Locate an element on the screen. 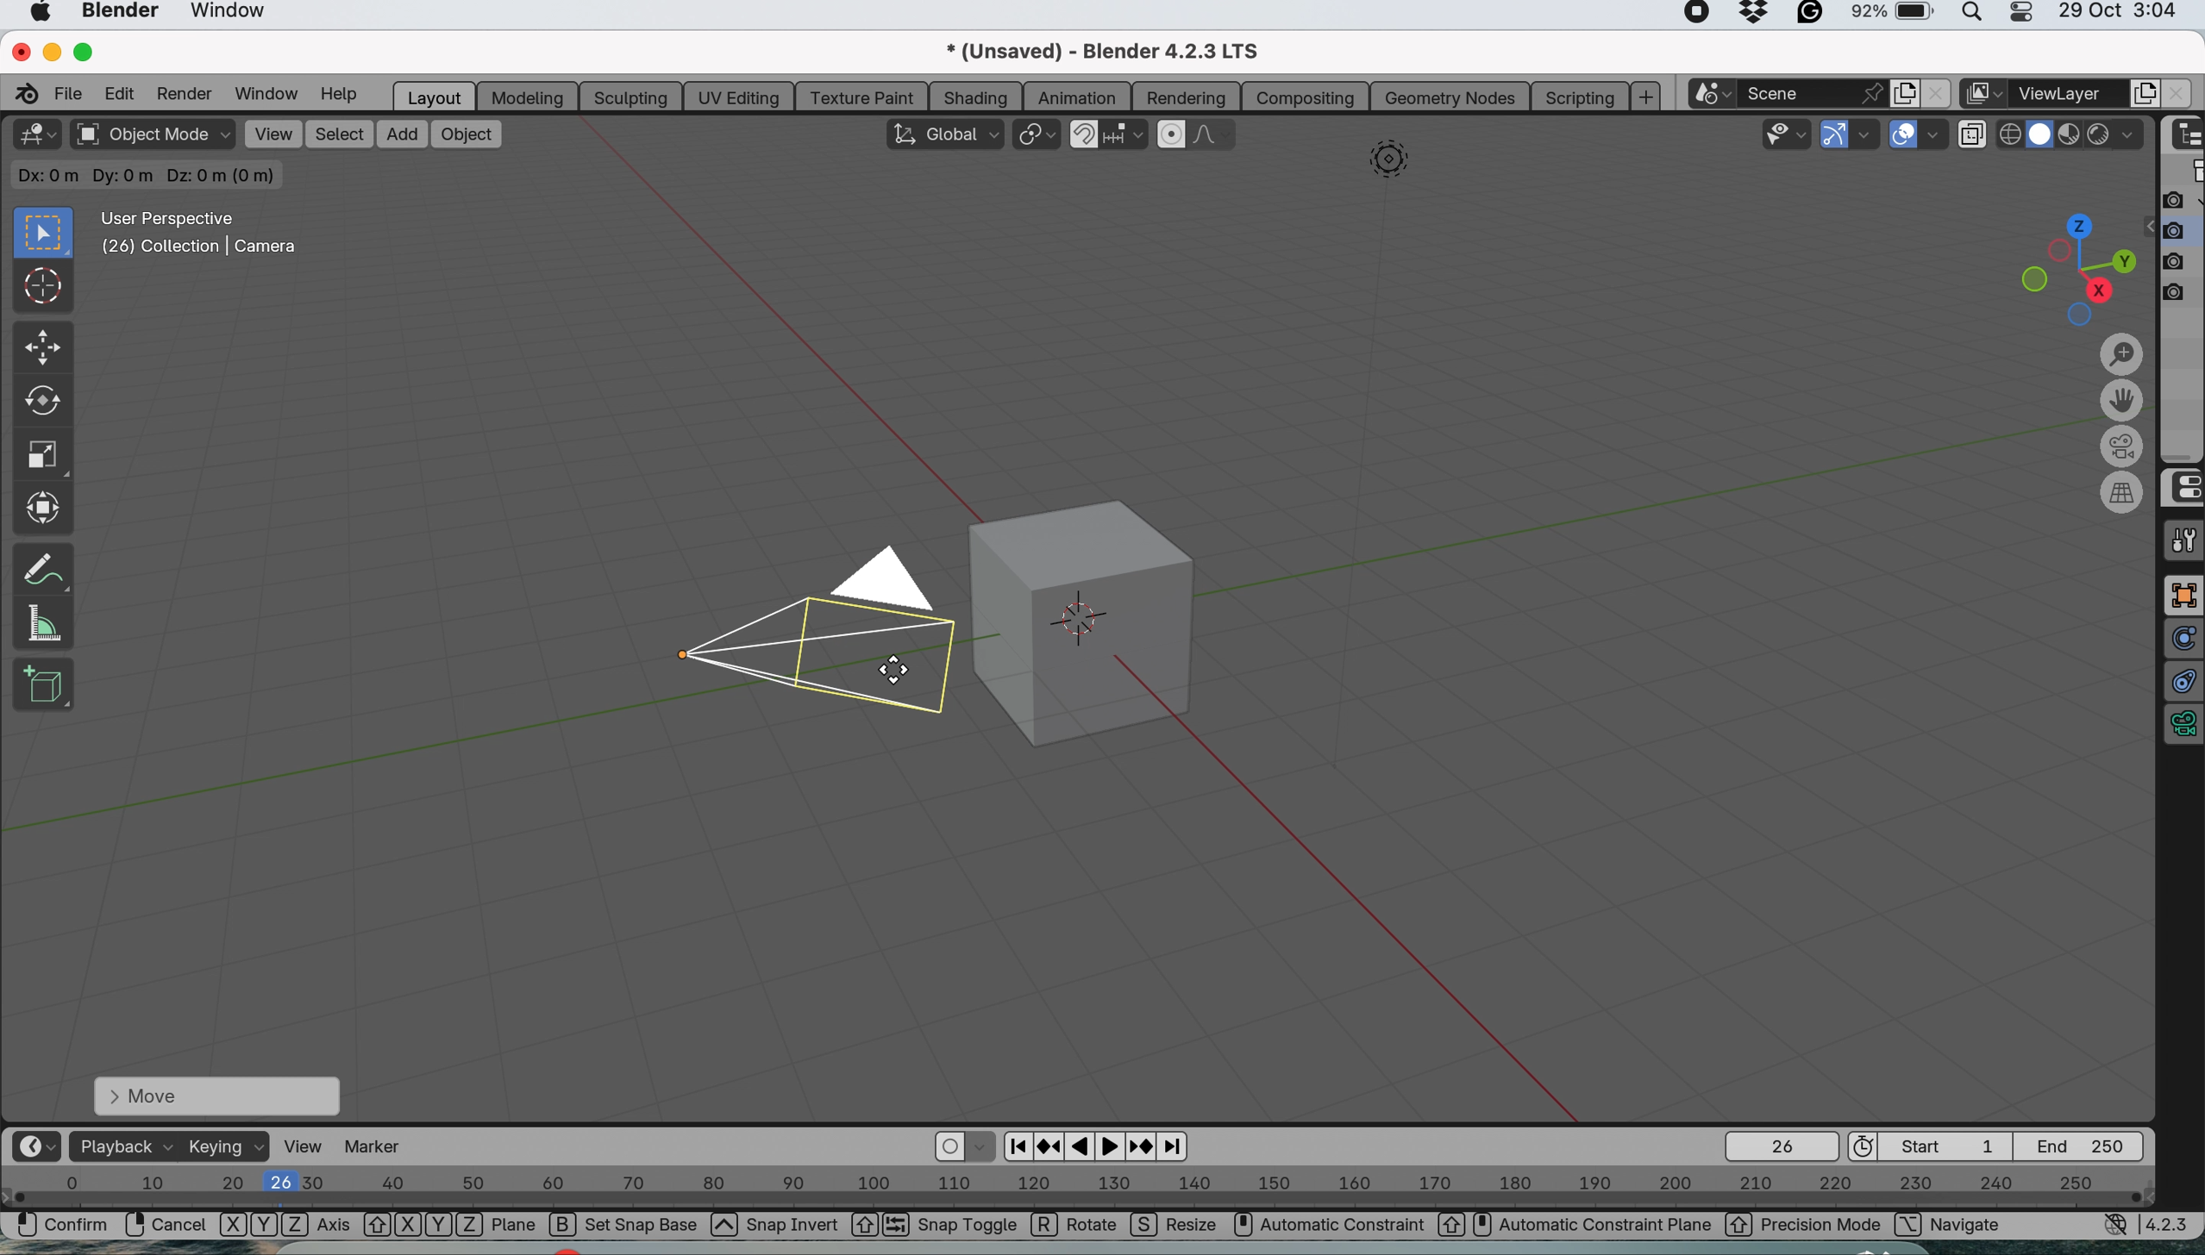  Rotate is located at coordinates (1077, 1227).